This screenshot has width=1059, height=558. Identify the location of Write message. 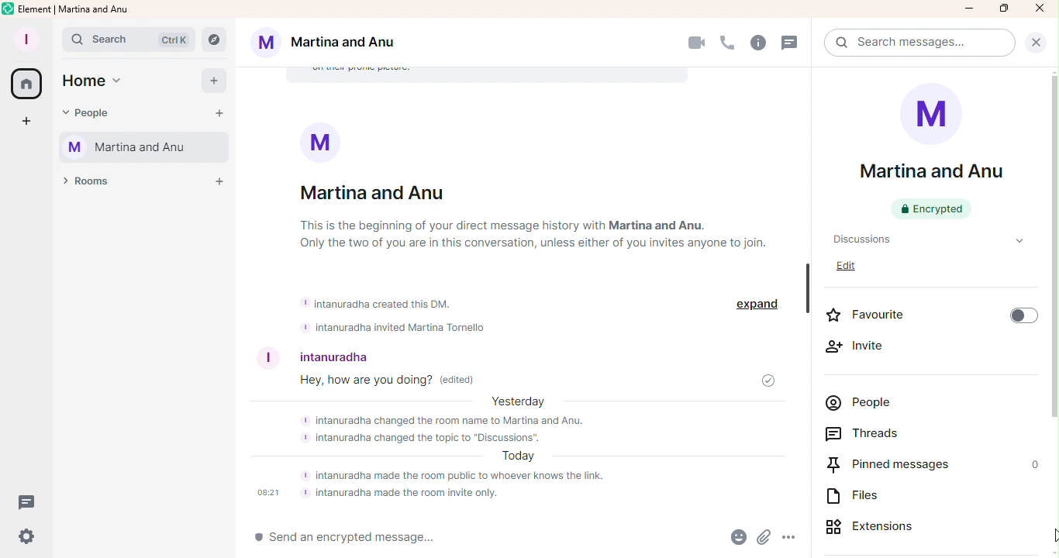
(463, 538).